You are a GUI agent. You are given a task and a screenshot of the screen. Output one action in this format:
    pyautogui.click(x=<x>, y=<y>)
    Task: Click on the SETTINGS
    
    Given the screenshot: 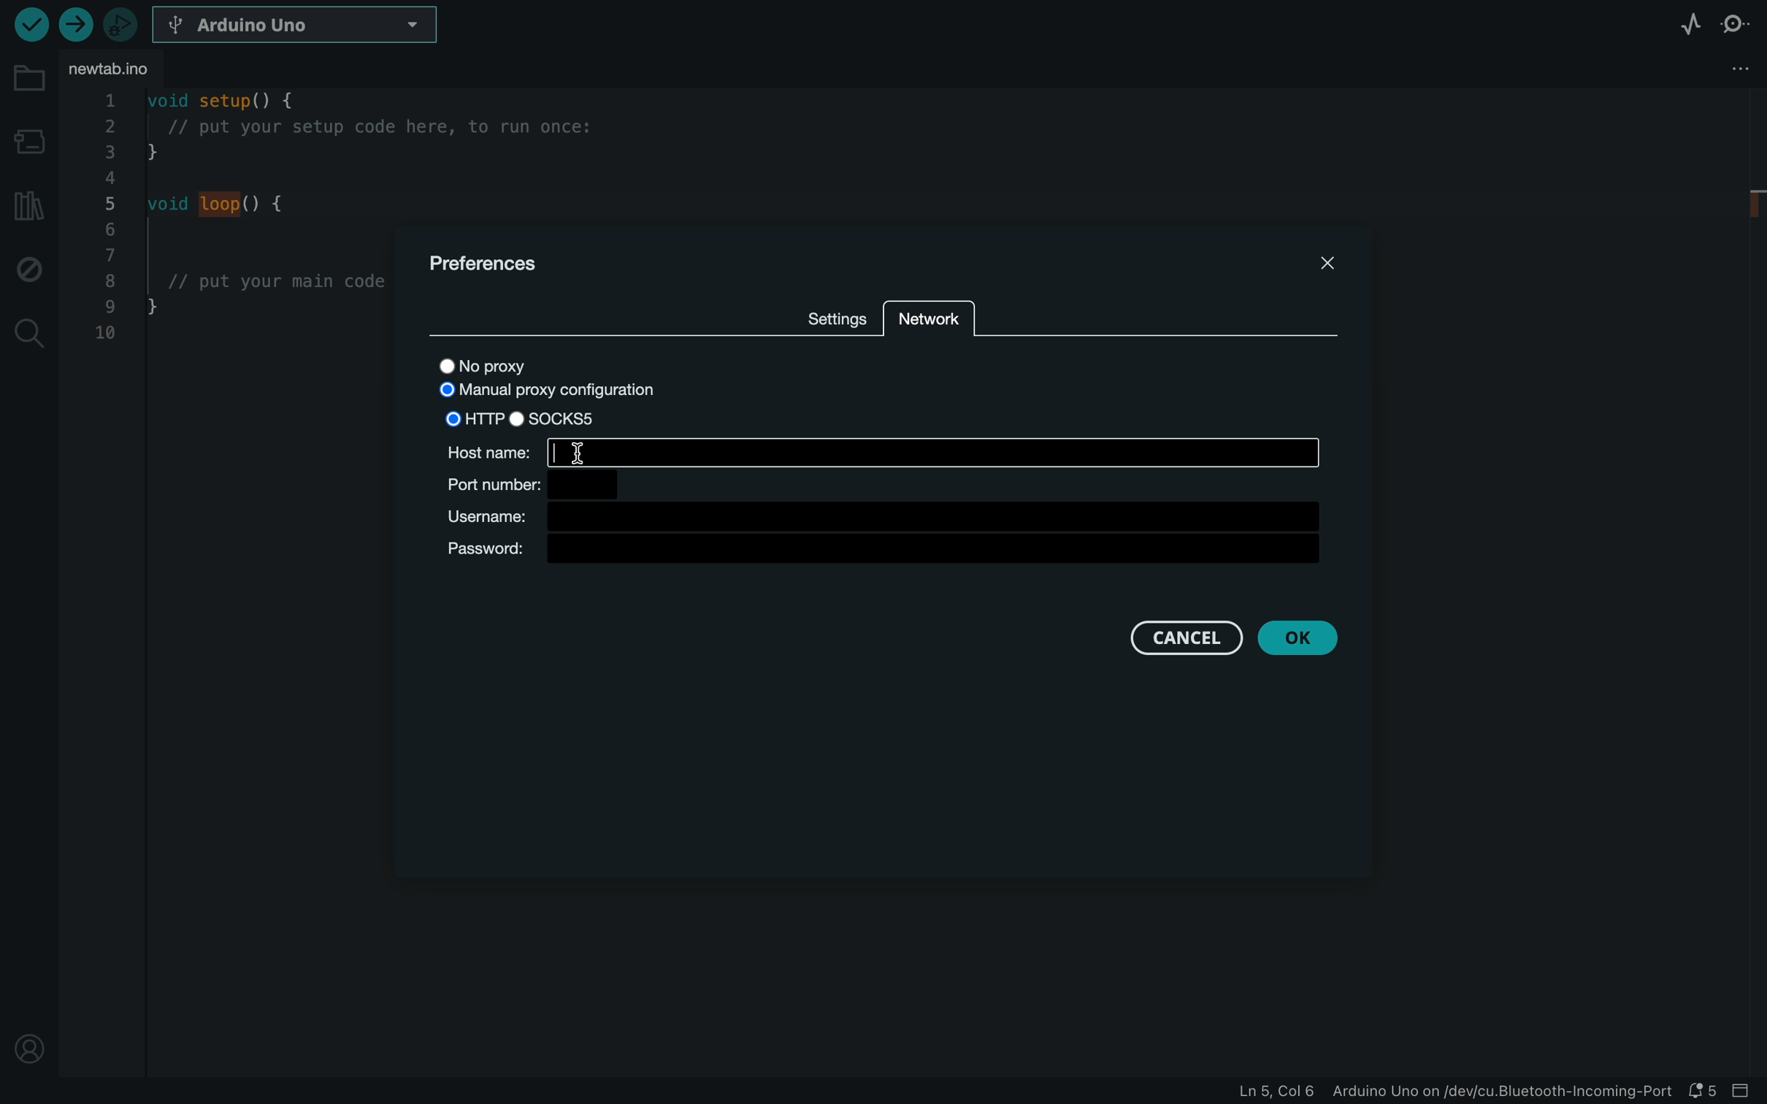 What is the action you would take?
    pyautogui.click(x=834, y=317)
    